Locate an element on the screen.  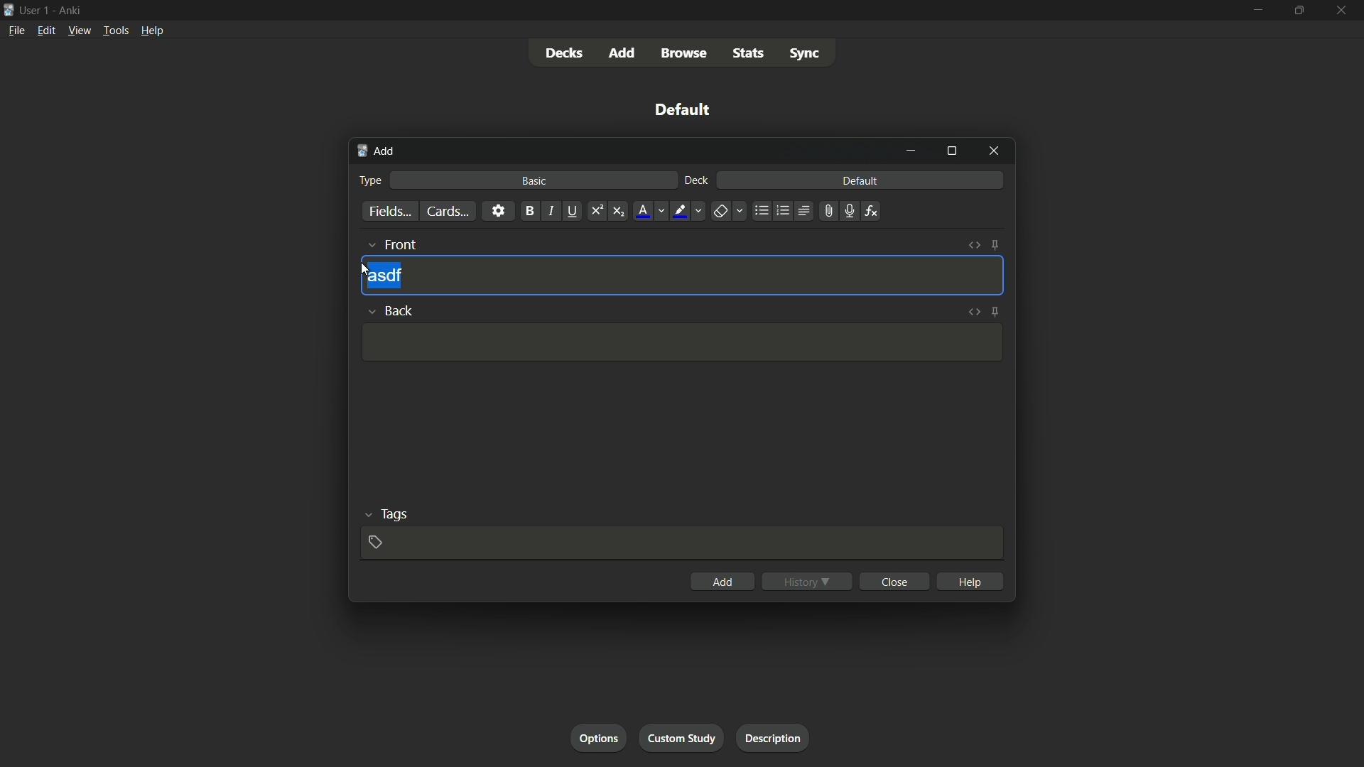
tools is located at coordinates (114, 32).